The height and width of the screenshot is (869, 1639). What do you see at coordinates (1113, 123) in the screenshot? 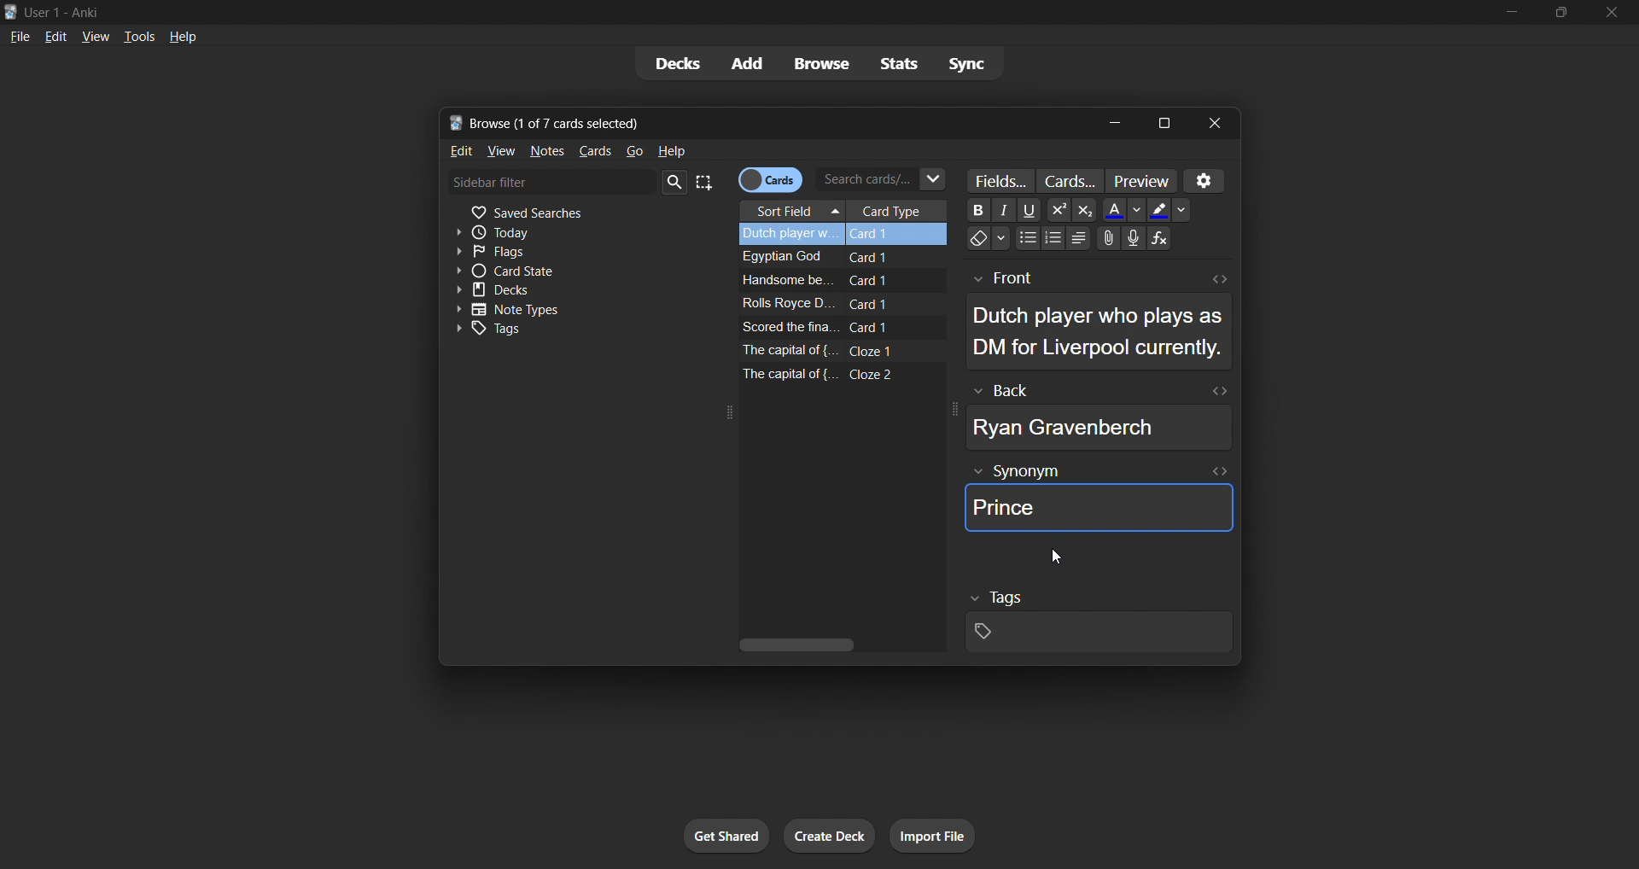
I see `minimize` at bounding box center [1113, 123].